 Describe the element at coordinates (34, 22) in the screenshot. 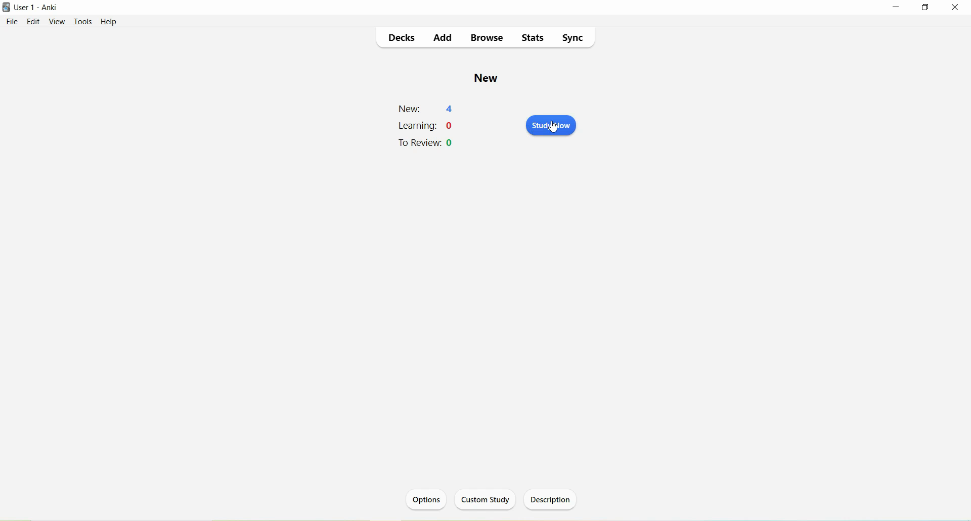

I see `Edit` at that location.